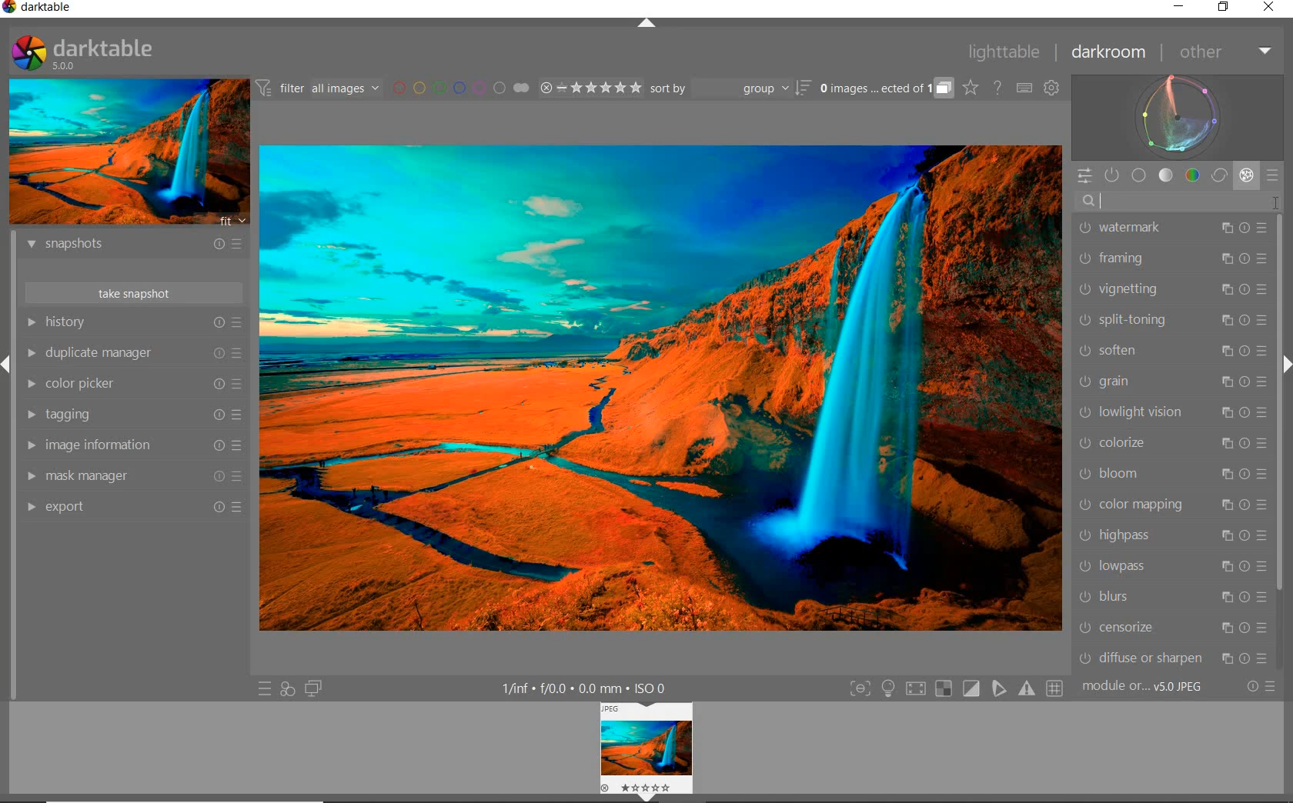 Image resolution: width=1293 pixels, height=803 pixels. I want to click on snapshots, so click(138, 246).